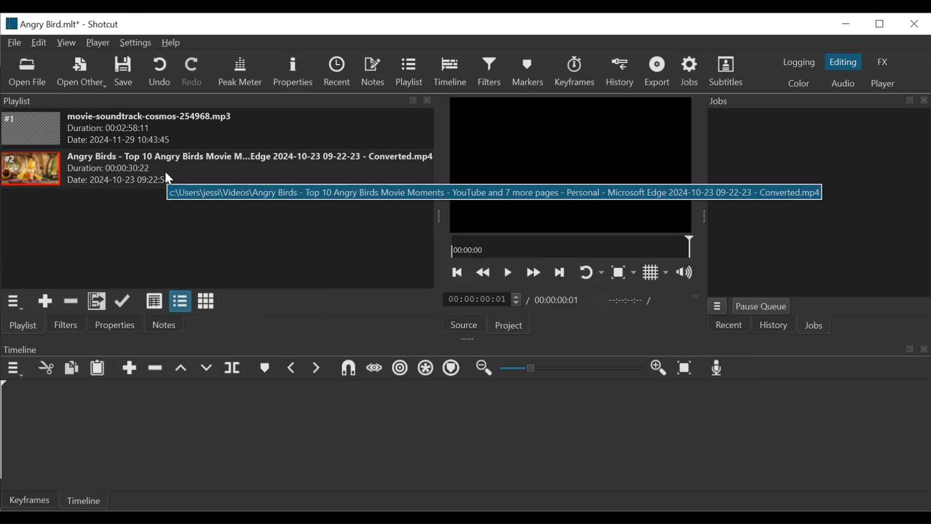 This screenshot has height=524, width=931. Describe the element at coordinates (400, 370) in the screenshot. I see `Ripple` at that location.